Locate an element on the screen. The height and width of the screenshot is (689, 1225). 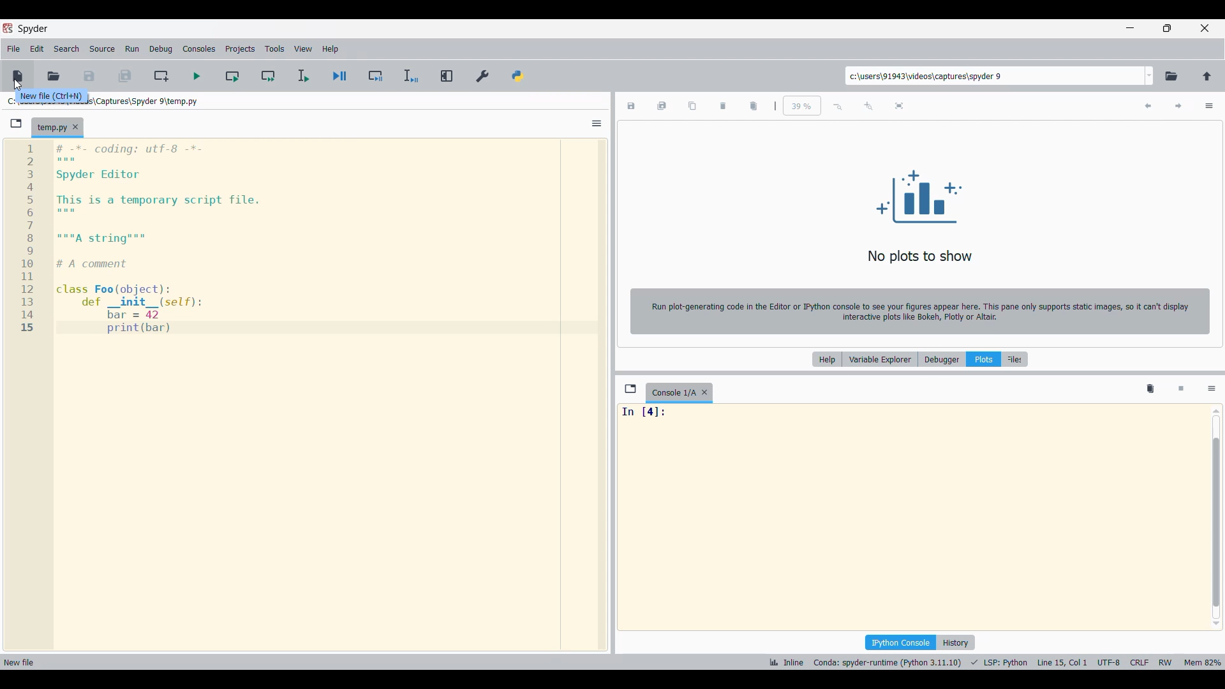
History is located at coordinates (956, 642).